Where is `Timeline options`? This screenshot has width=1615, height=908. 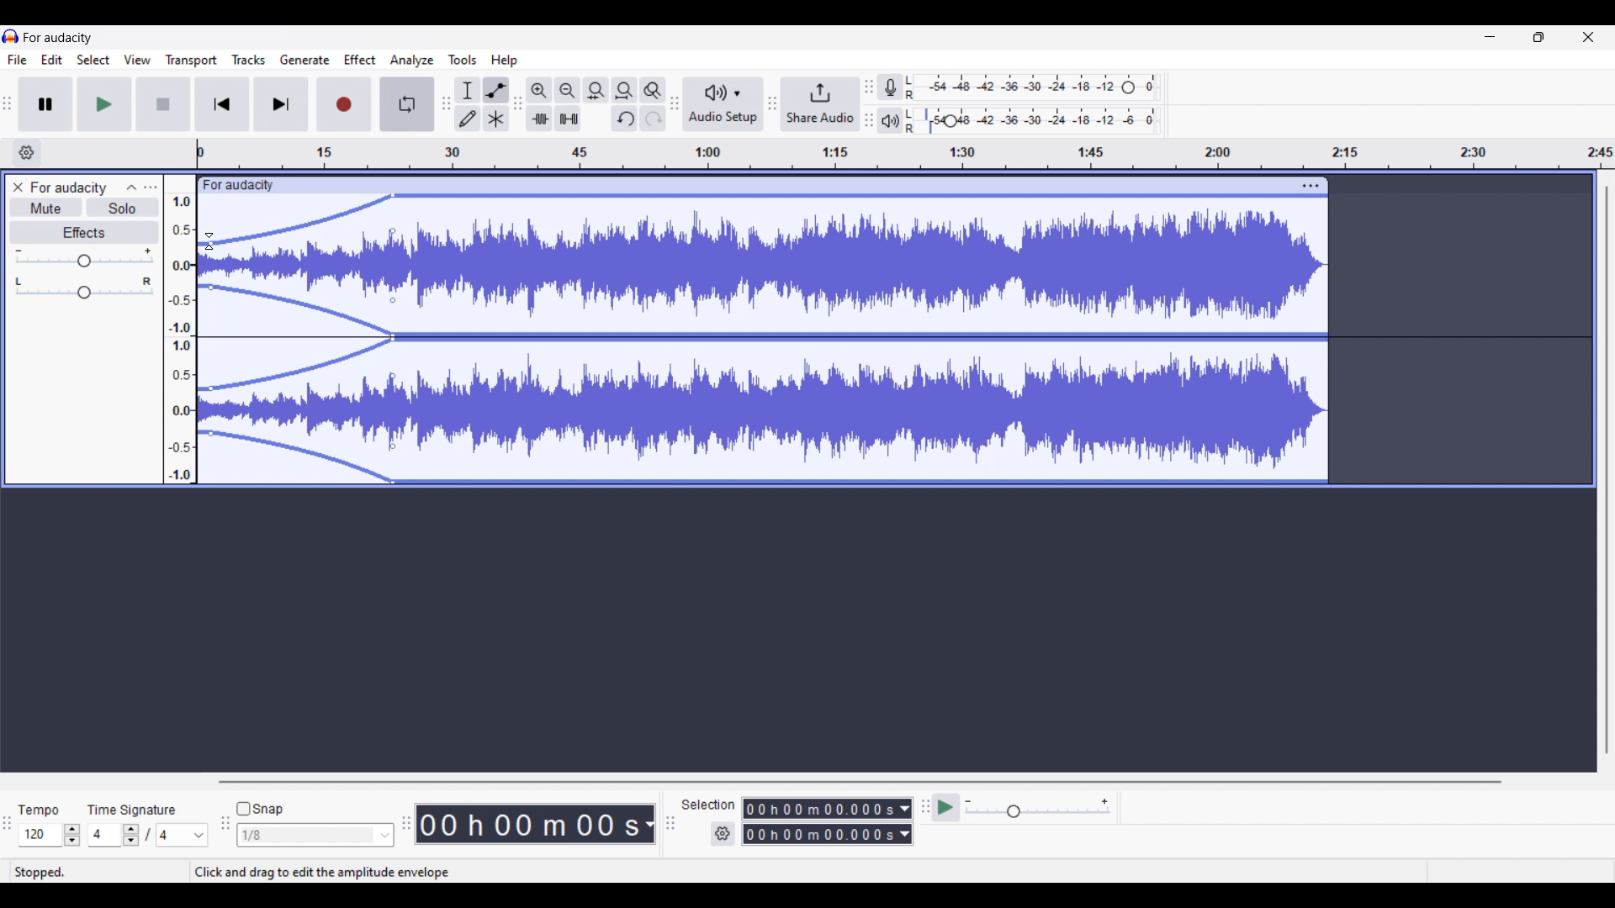 Timeline options is located at coordinates (28, 153).